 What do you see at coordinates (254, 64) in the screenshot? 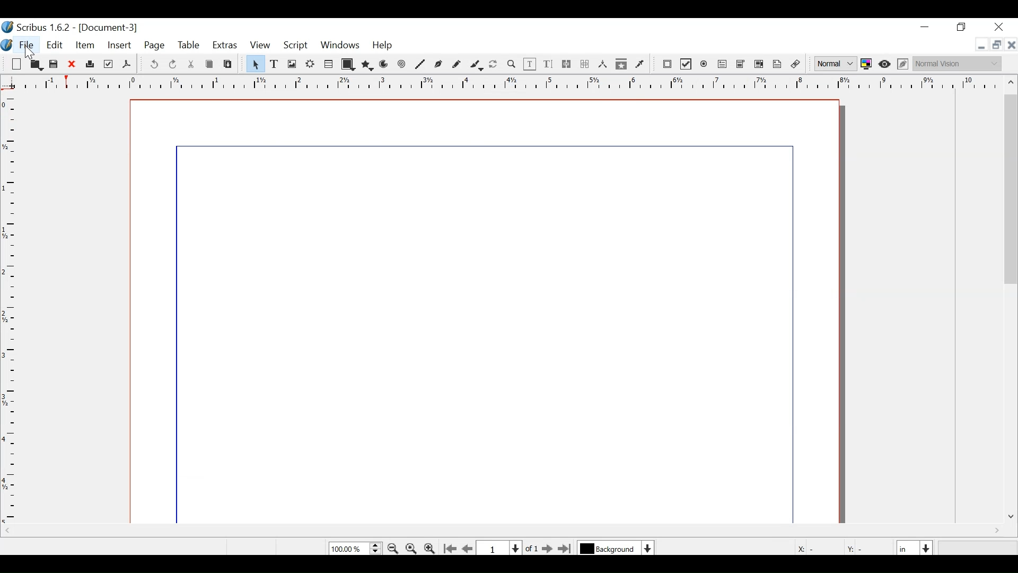
I see `Select ` at bounding box center [254, 64].